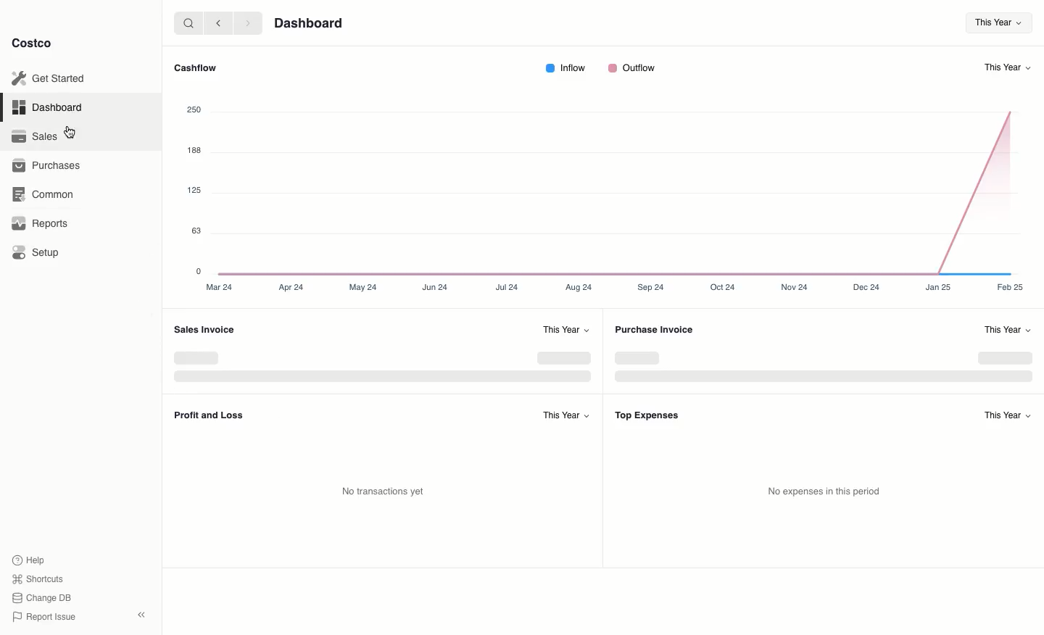 This screenshot has width=1044, height=635. I want to click on Profit and Loss, so click(209, 416).